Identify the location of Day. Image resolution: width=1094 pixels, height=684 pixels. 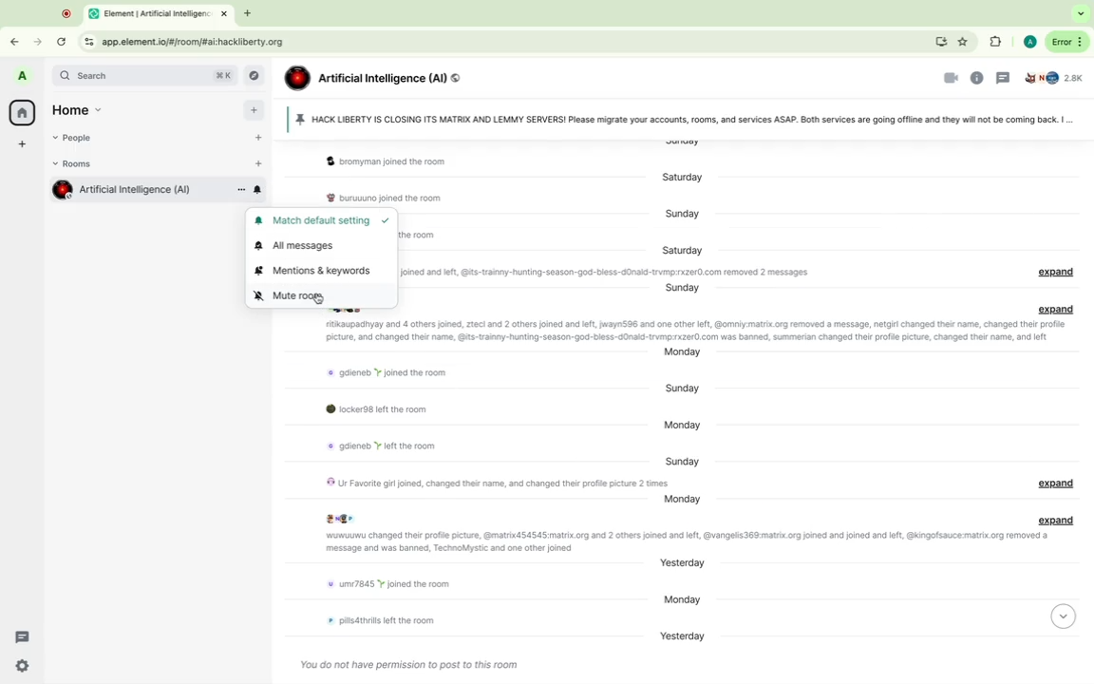
(685, 248).